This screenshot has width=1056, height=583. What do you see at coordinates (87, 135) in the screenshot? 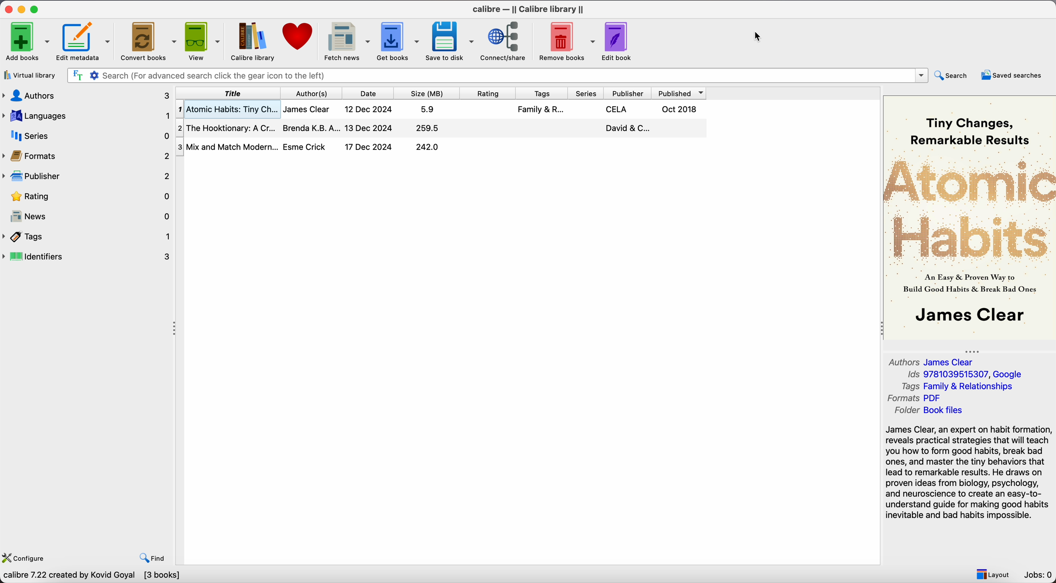
I see `series` at bounding box center [87, 135].